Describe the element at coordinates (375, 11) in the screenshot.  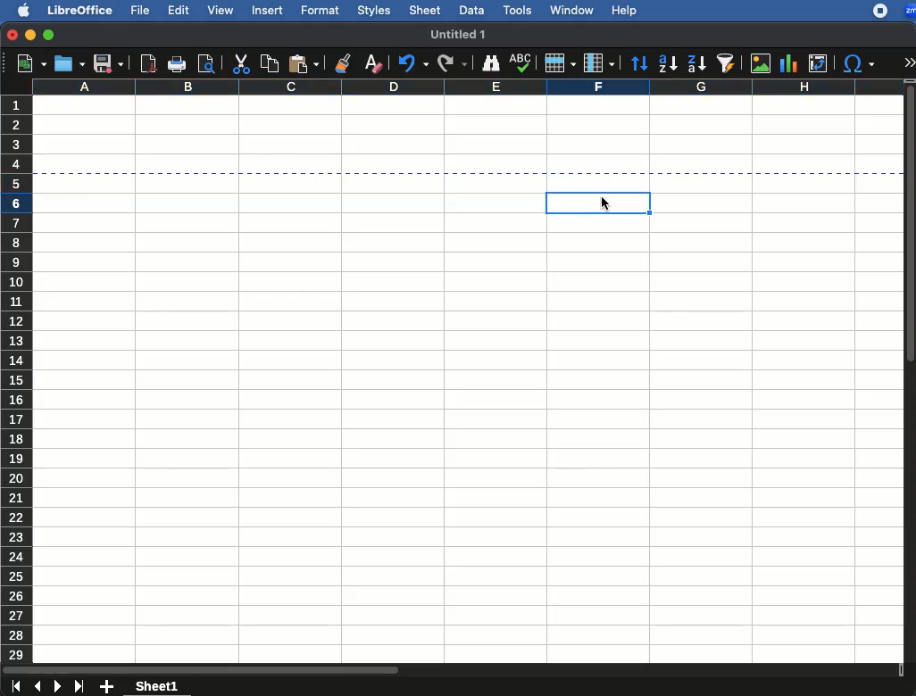
I see `styles` at that location.